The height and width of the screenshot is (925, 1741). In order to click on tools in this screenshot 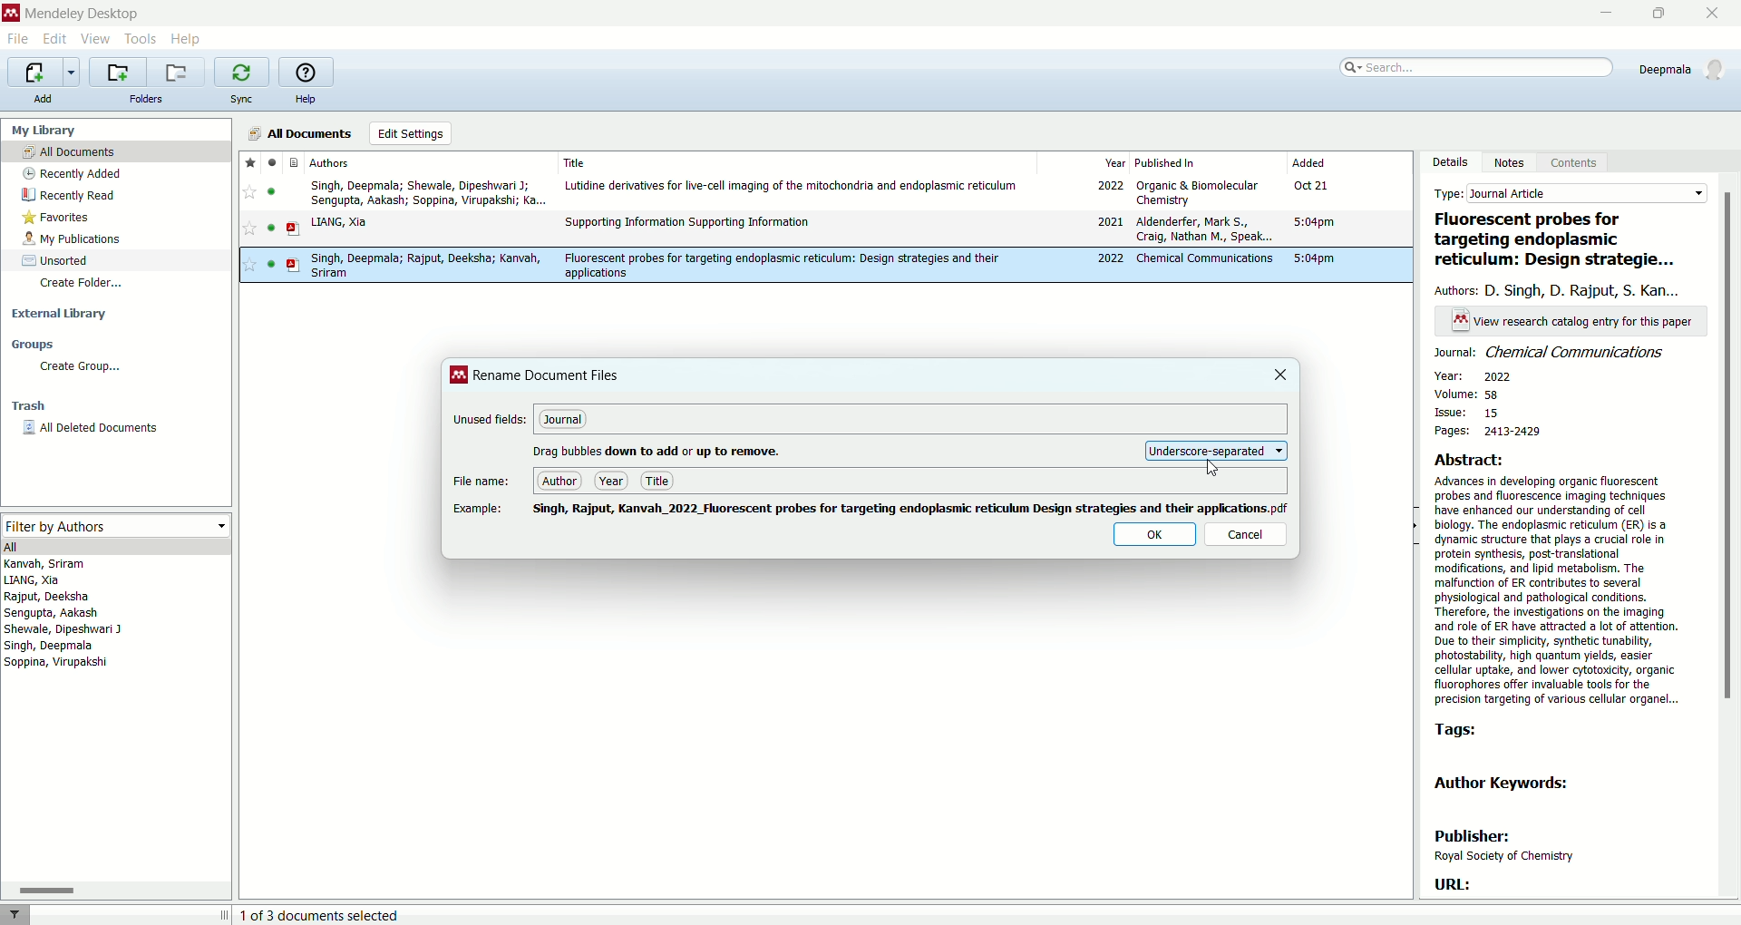, I will do `click(142, 40)`.